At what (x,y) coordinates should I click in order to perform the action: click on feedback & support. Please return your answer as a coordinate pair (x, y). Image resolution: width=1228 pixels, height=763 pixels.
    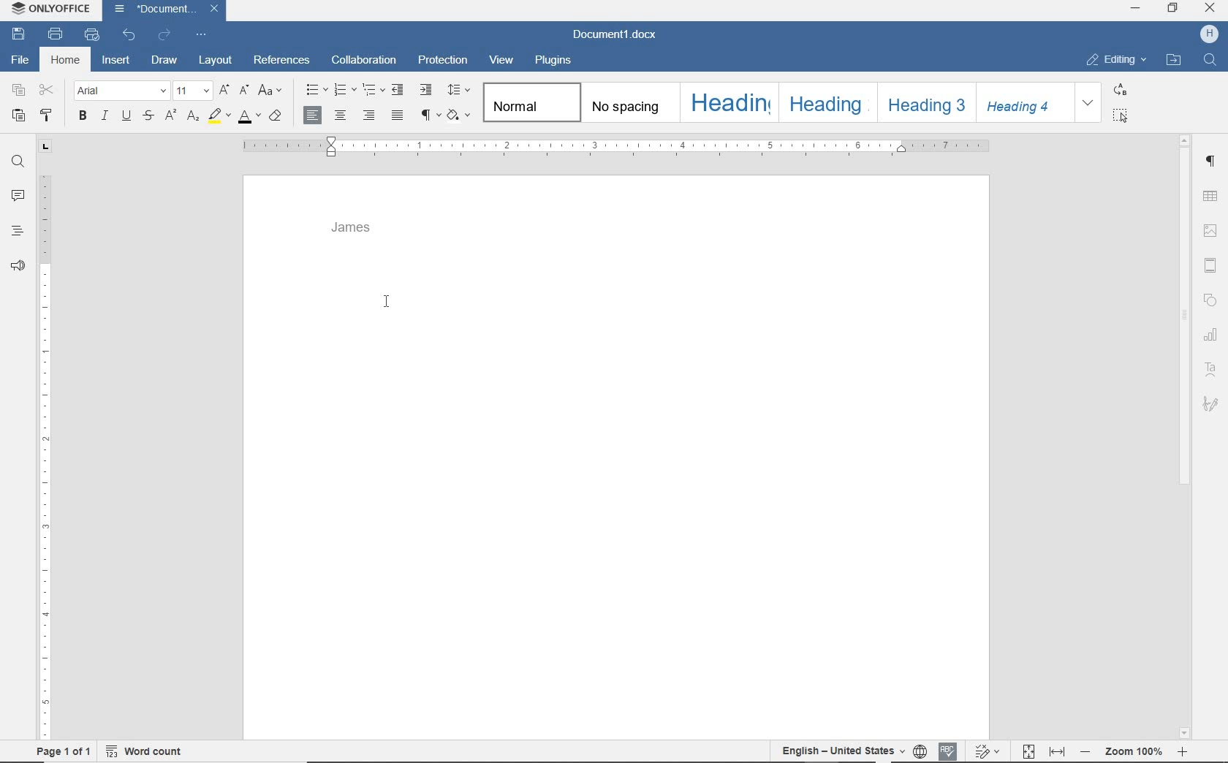
    Looking at the image, I should click on (16, 267).